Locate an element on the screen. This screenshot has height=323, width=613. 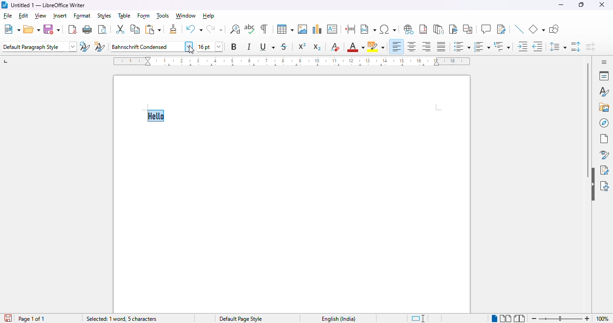
show track changes functions is located at coordinates (502, 29).